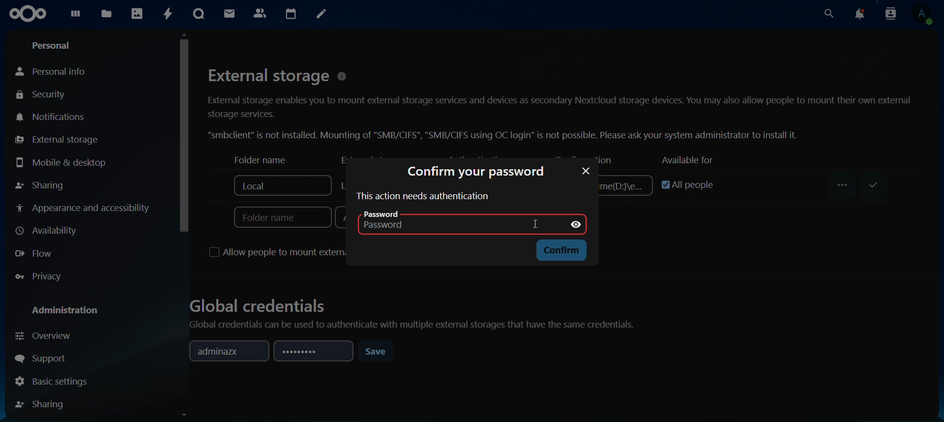 The height and width of the screenshot is (422, 944). I want to click on files, so click(106, 15).